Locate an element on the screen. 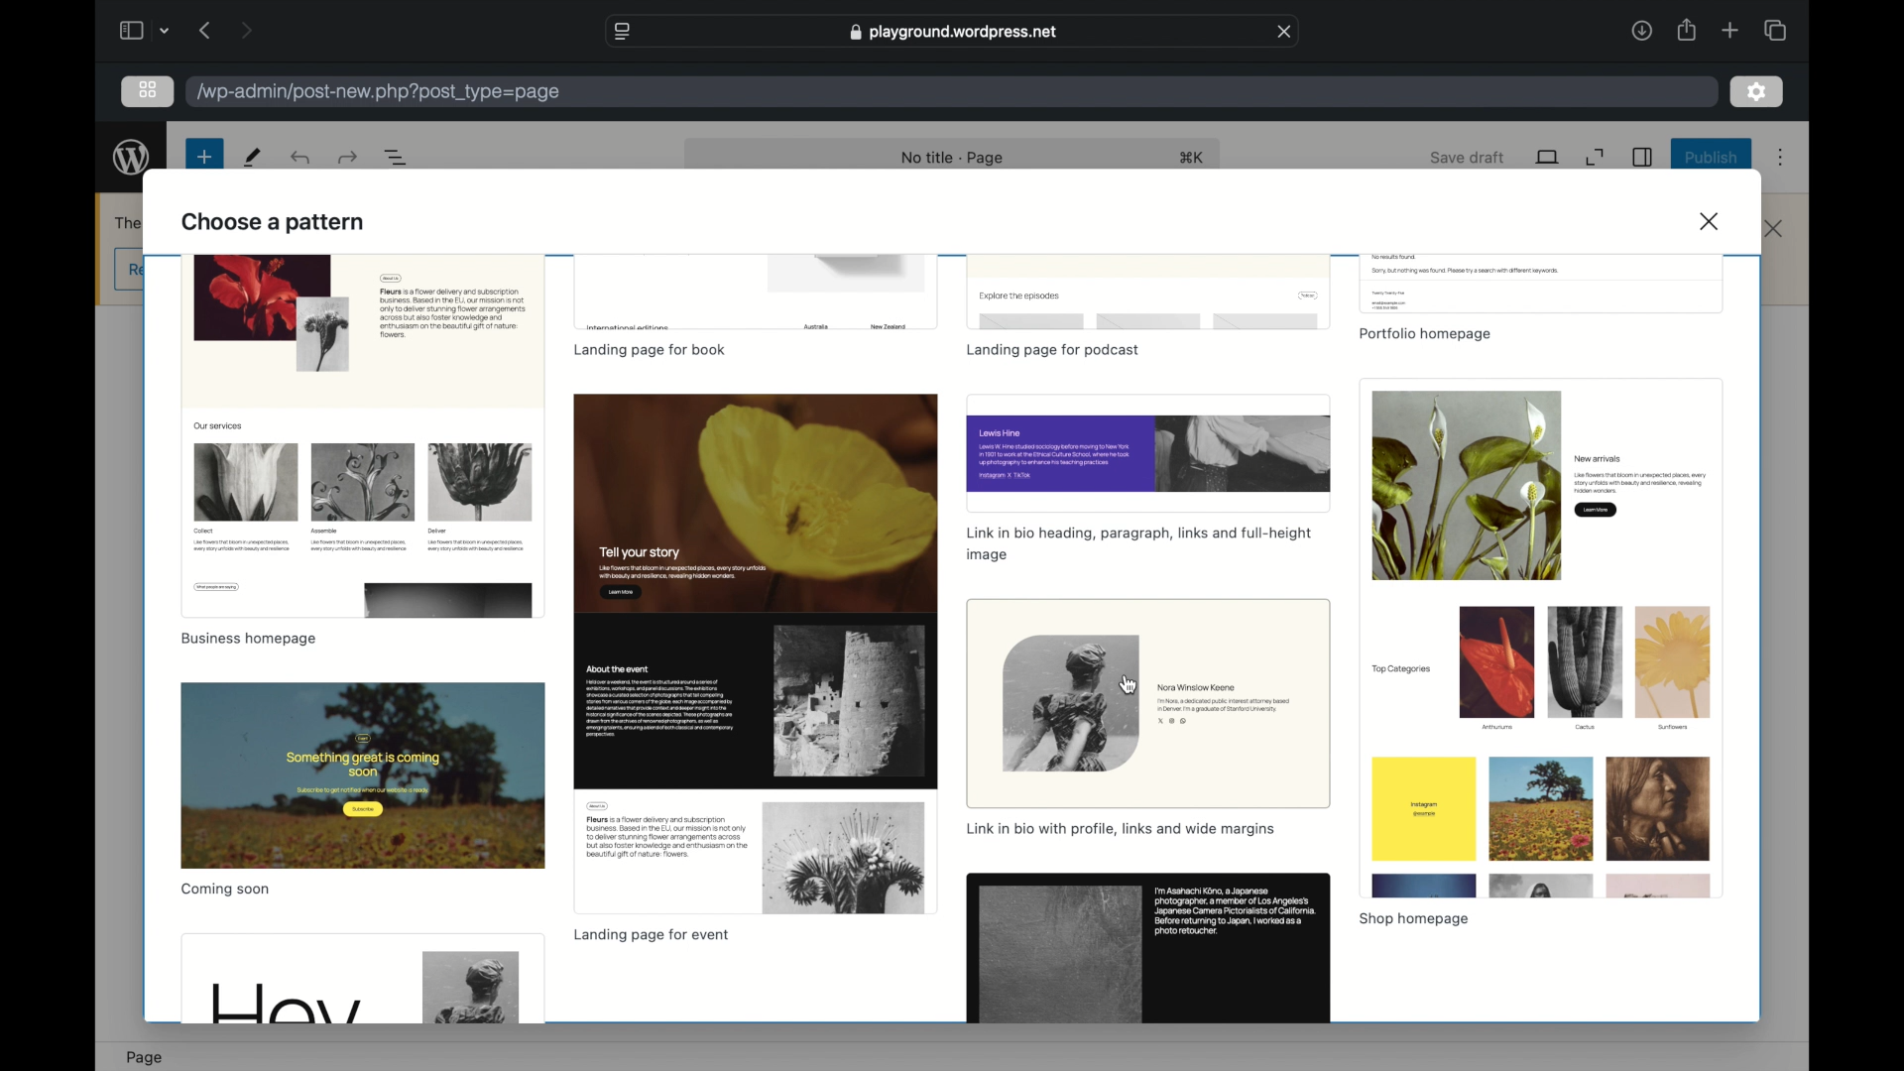 Image resolution: width=1904 pixels, height=1071 pixels. ink in bio with profile, links and side margins is located at coordinates (1121, 828).